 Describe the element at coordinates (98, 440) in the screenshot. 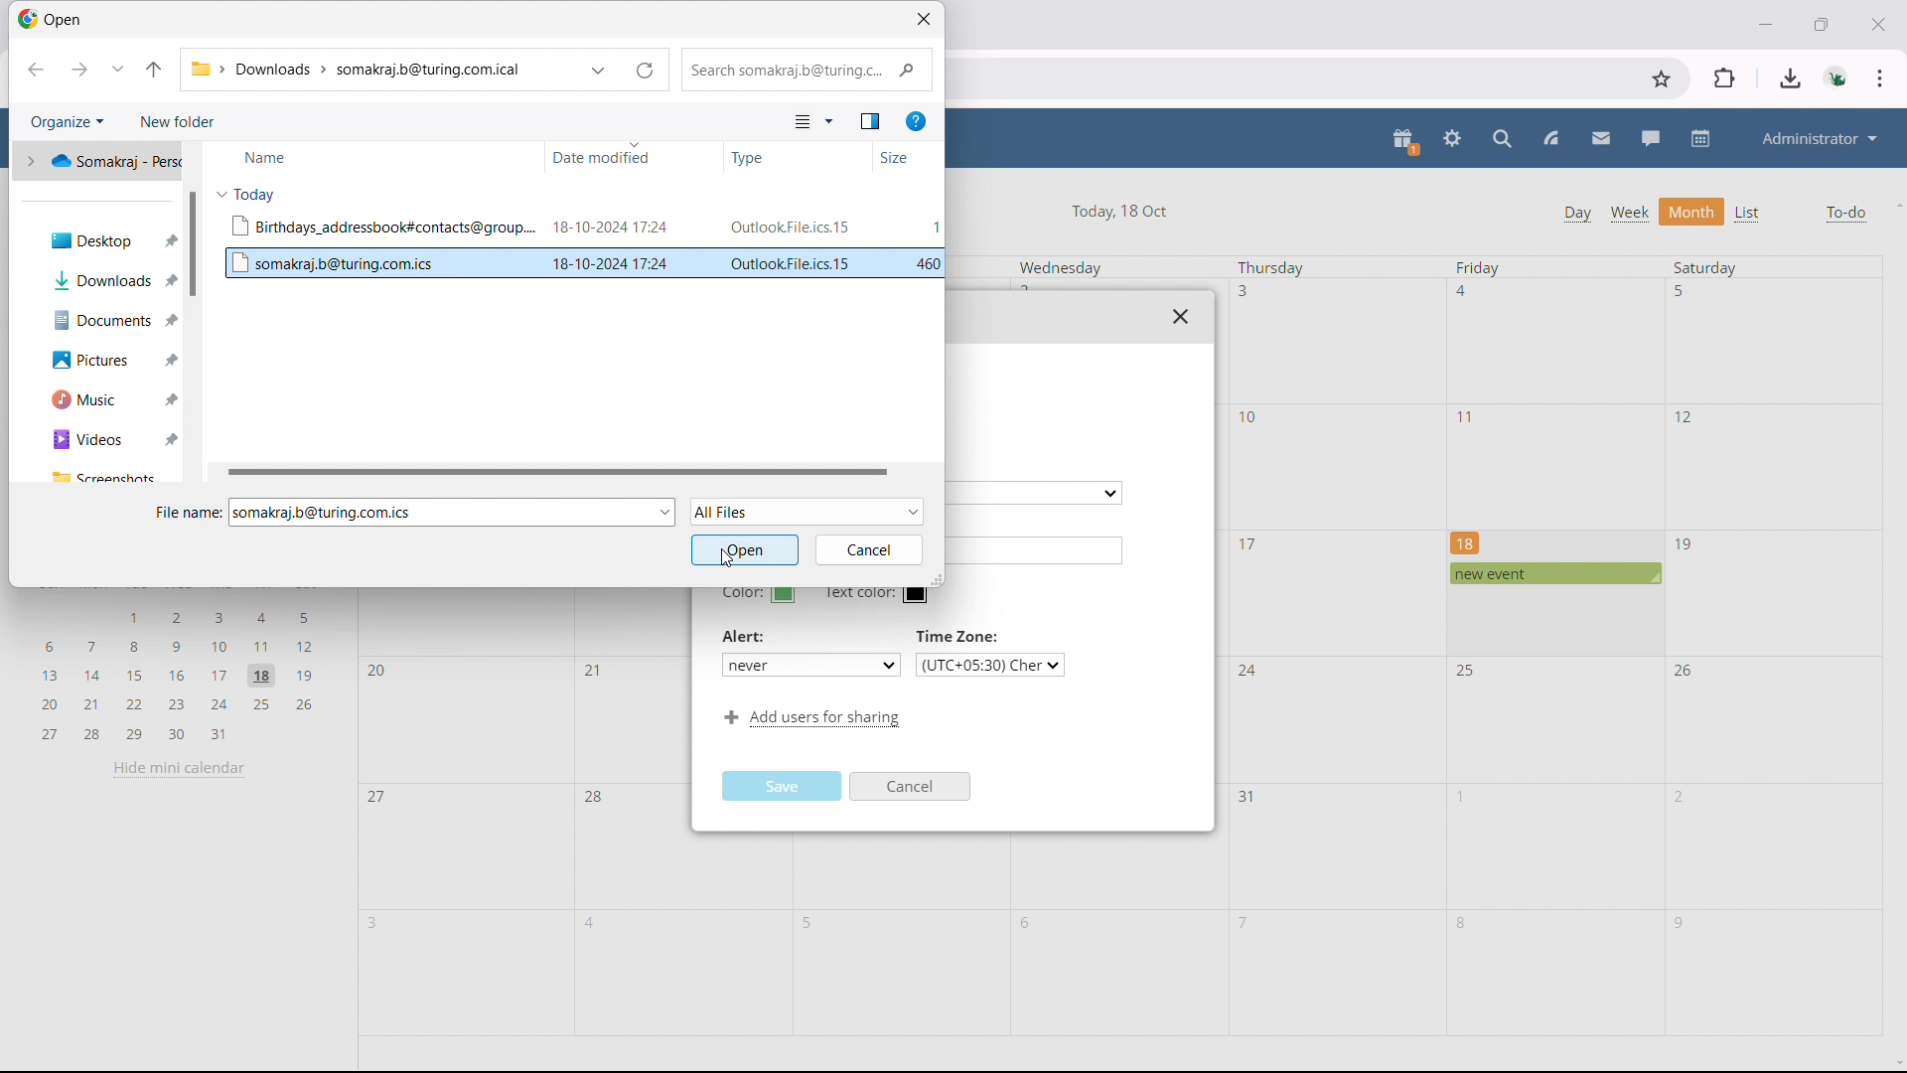

I see `Videos` at that location.